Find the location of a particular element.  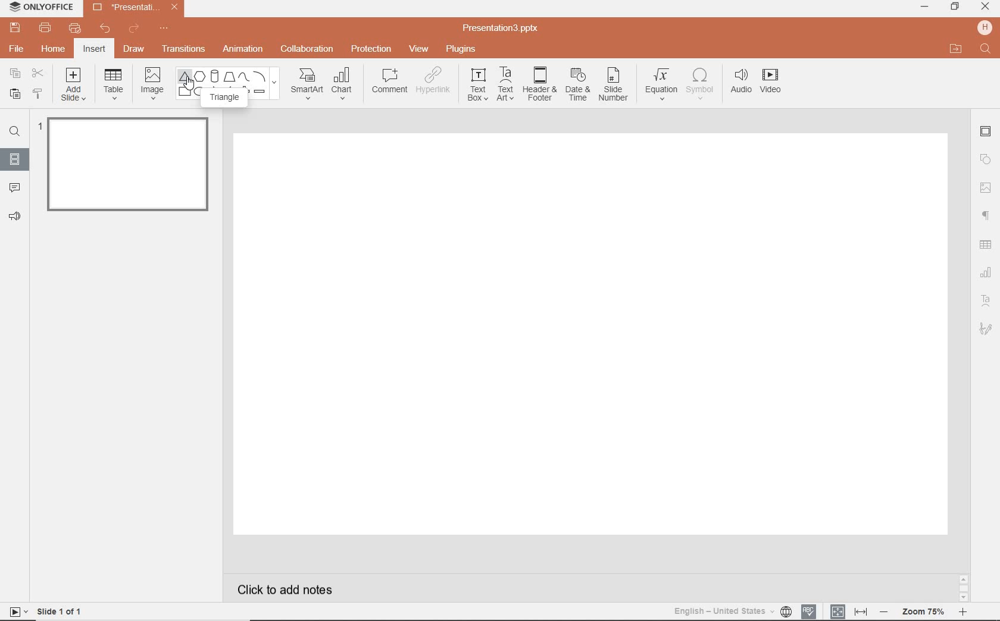

PRINT is located at coordinates (45, 29).